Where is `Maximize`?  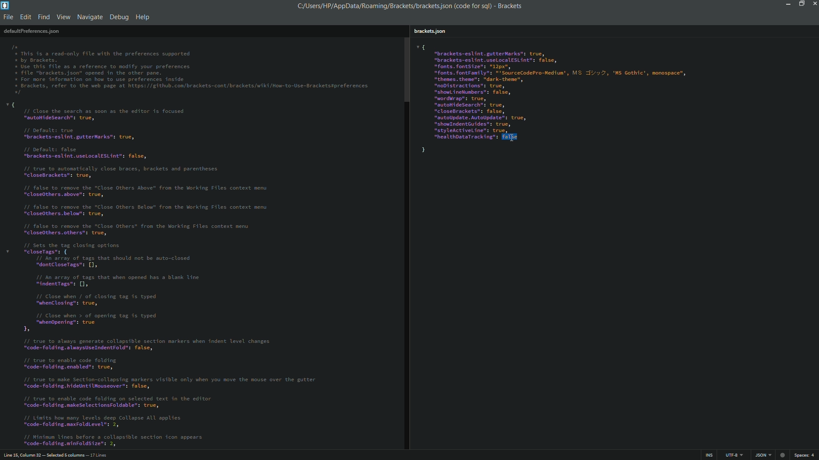 Maximize is located at coordinates (801, 3).